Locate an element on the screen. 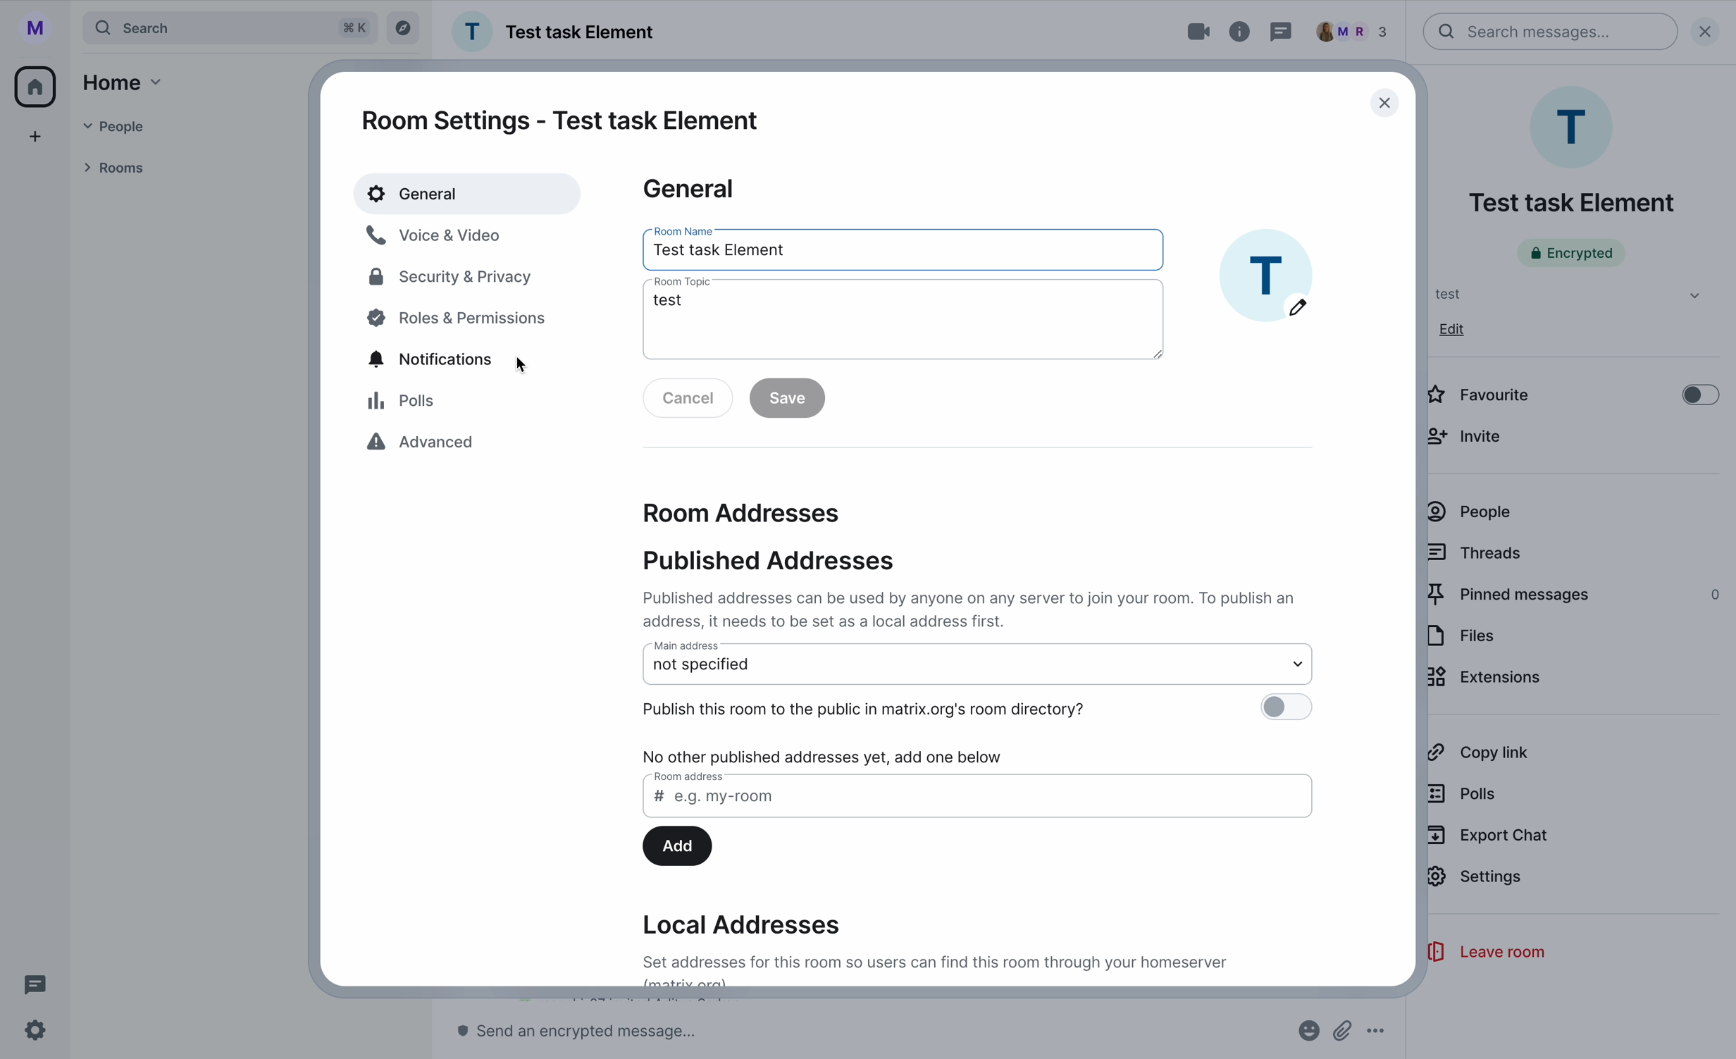 This screenshot has width=1736, height=1059. name group is located at coordinates (557, 32).